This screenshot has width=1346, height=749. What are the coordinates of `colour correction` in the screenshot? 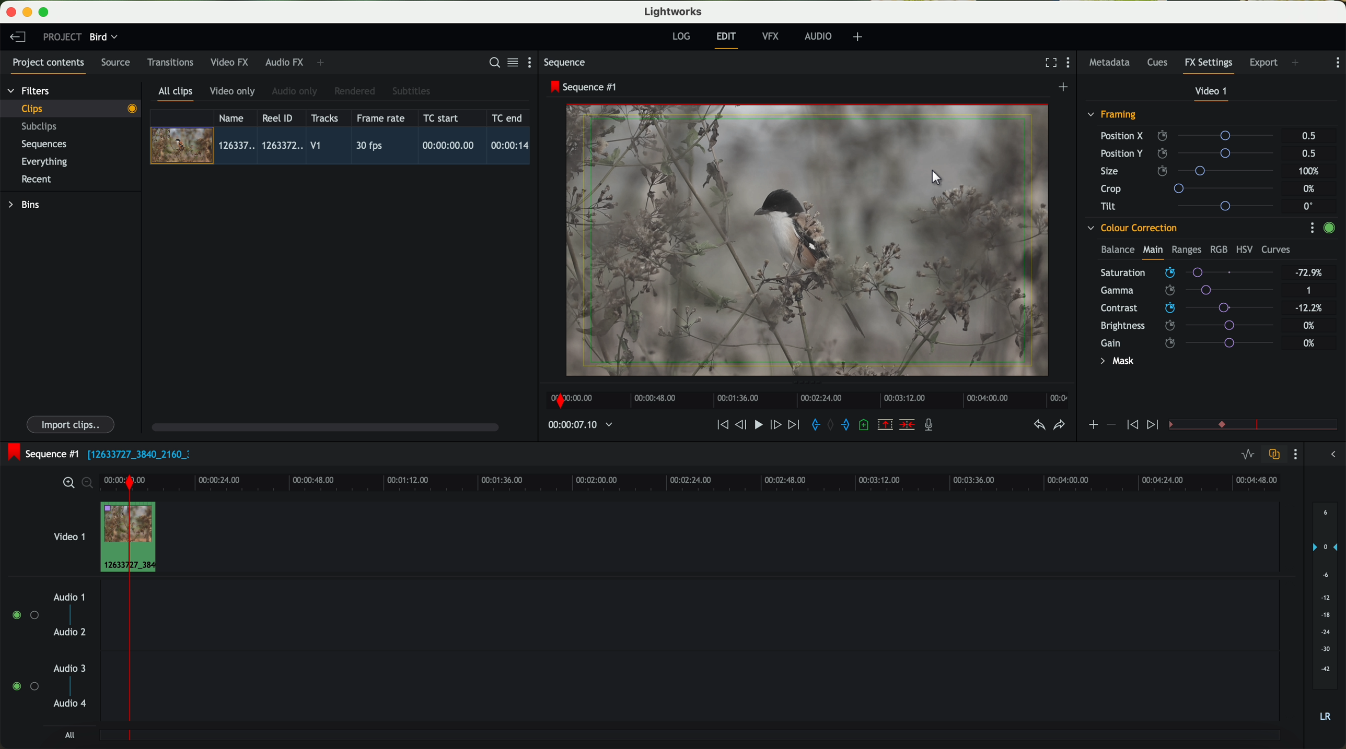 It's located at (1131, 228).